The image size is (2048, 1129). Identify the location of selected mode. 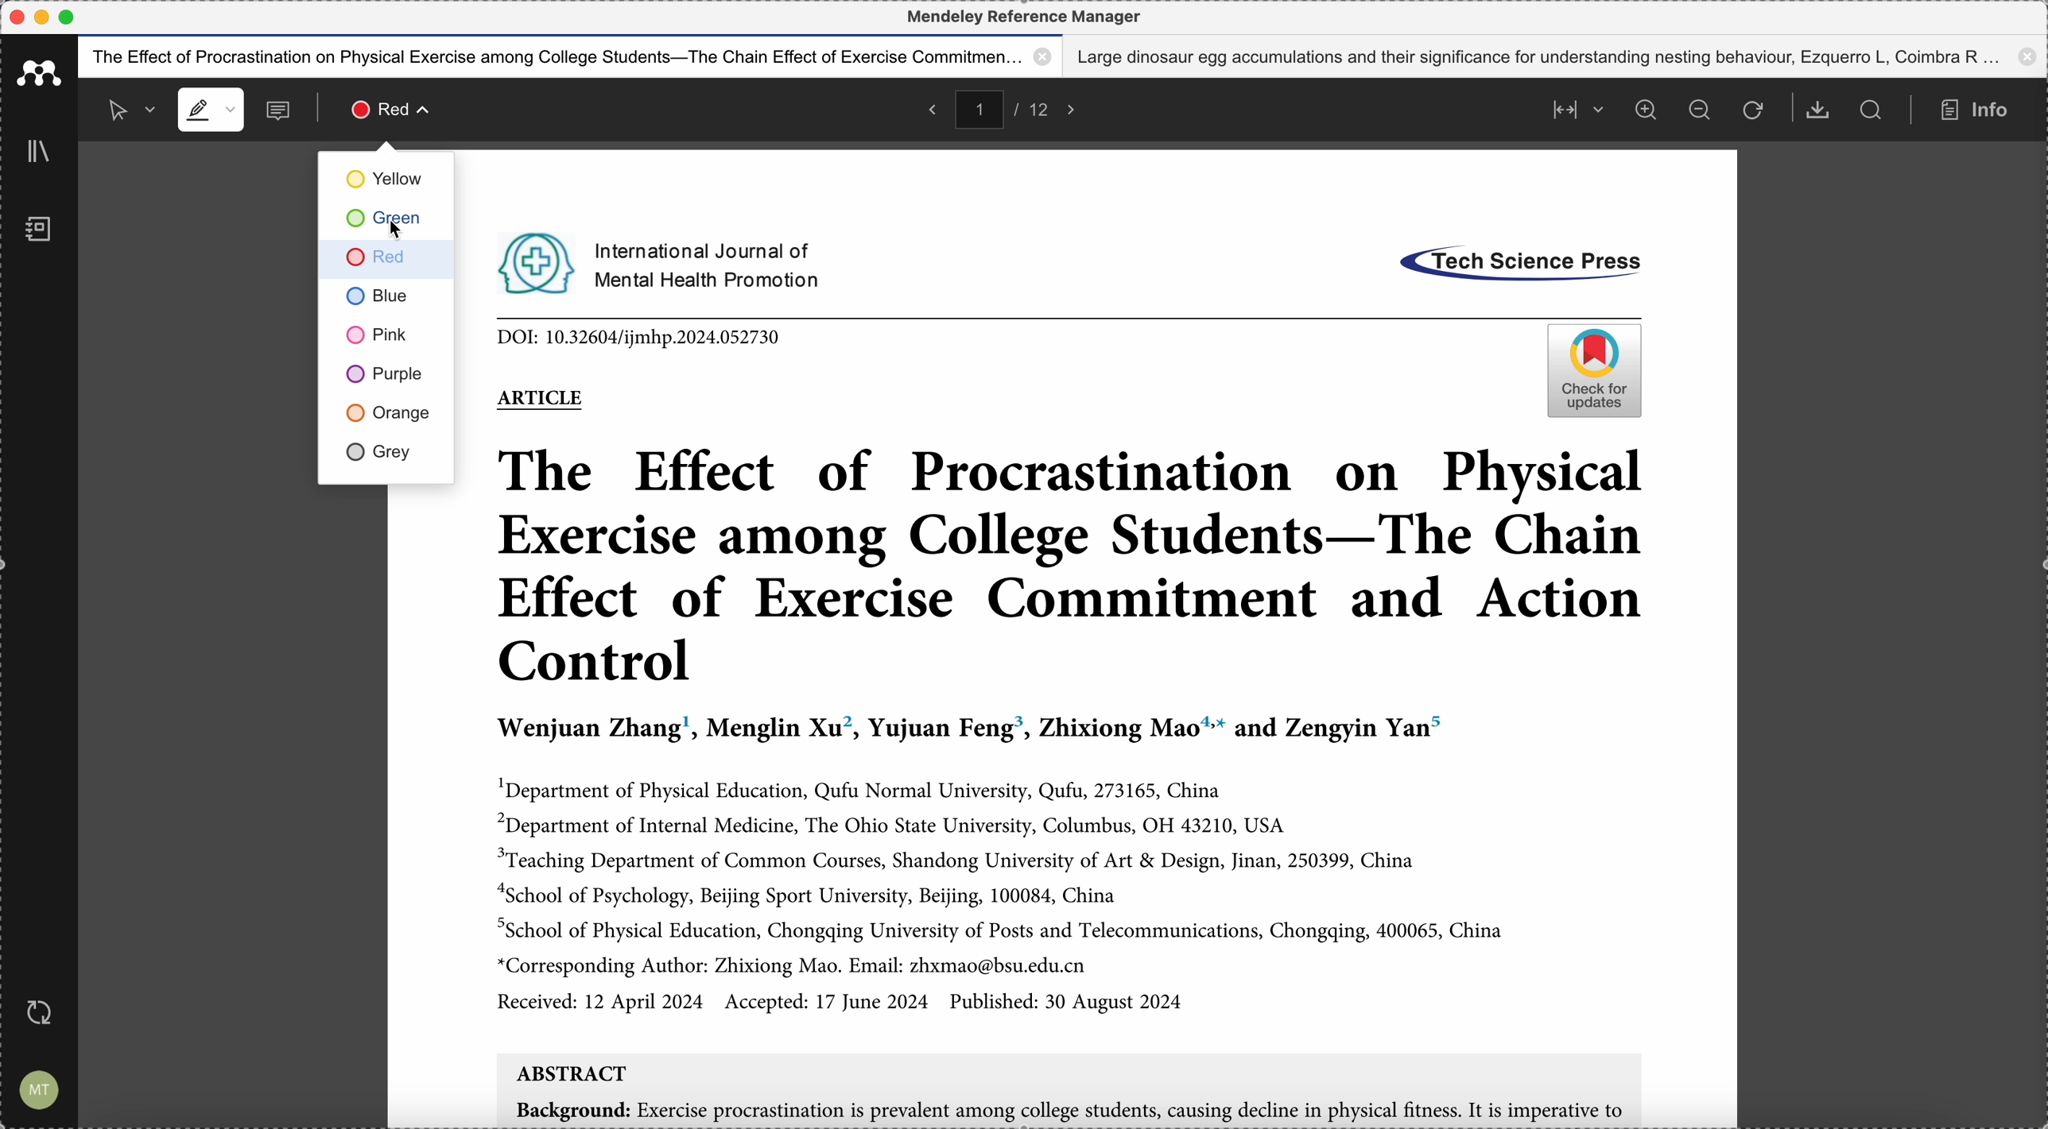
(123, 109).